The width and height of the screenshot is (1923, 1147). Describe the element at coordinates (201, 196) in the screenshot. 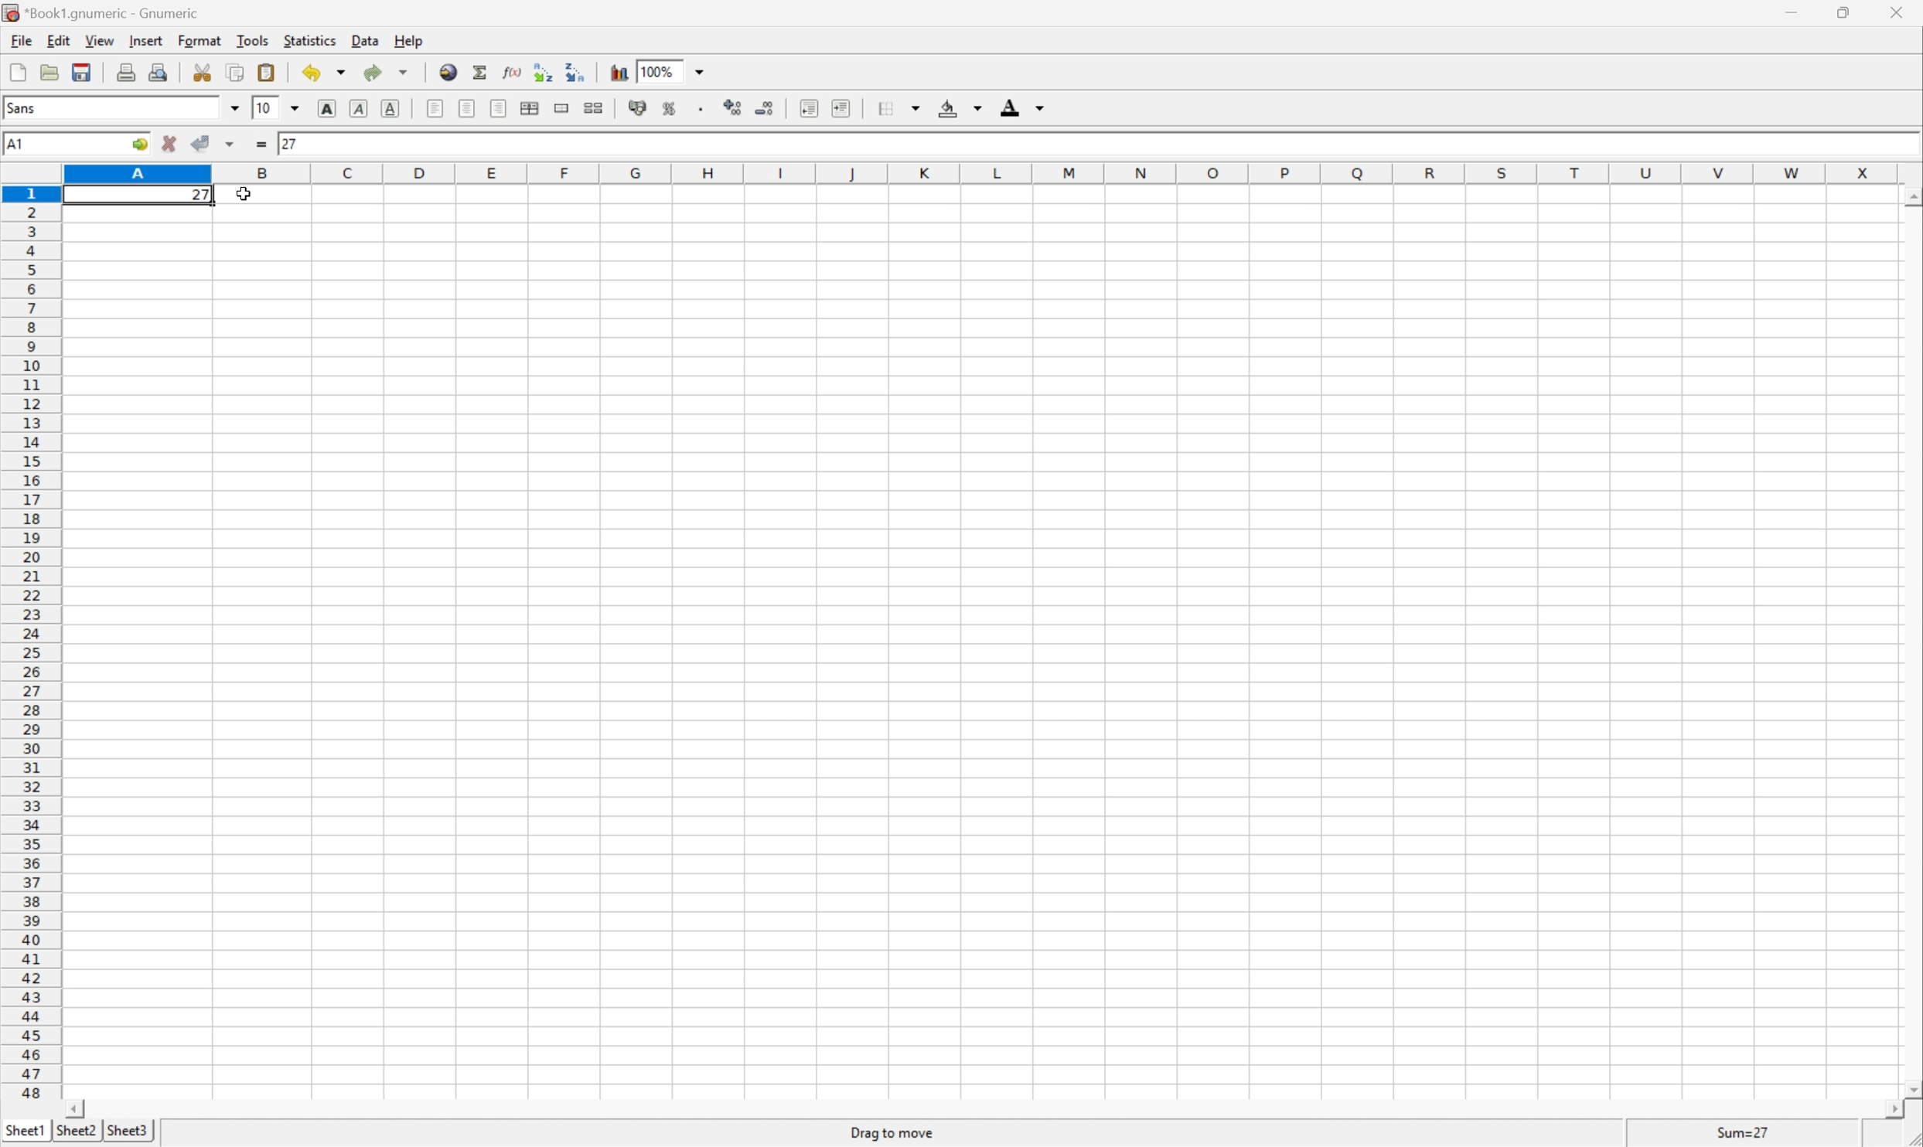

I see `27` at that location.